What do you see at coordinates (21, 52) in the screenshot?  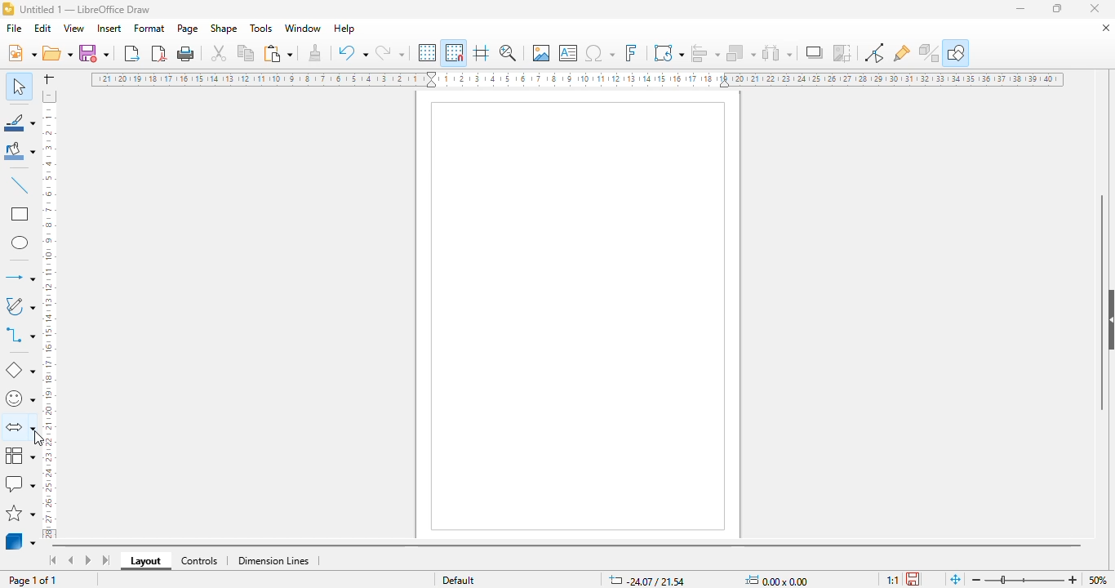 I see `new` at bounding box center [21, 52].